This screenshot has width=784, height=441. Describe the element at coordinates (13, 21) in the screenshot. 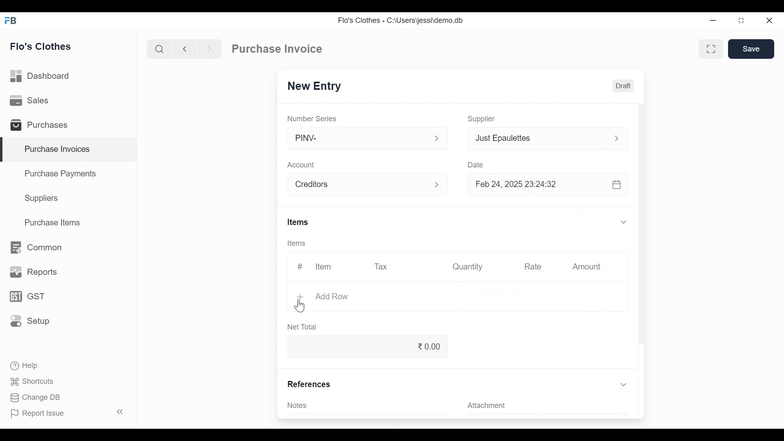

I see `Frappe Desktop icon` at that location.